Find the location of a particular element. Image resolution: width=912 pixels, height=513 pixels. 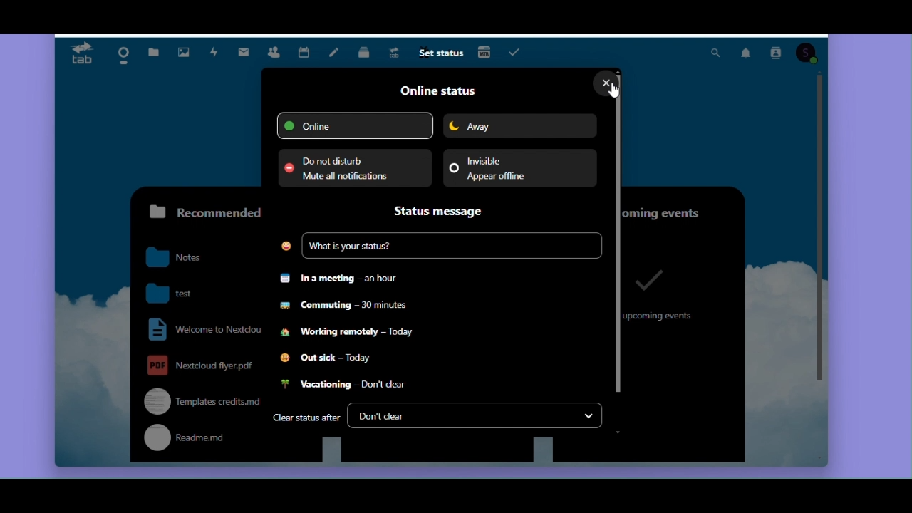

Mail  is located at coordinates (247, 50).